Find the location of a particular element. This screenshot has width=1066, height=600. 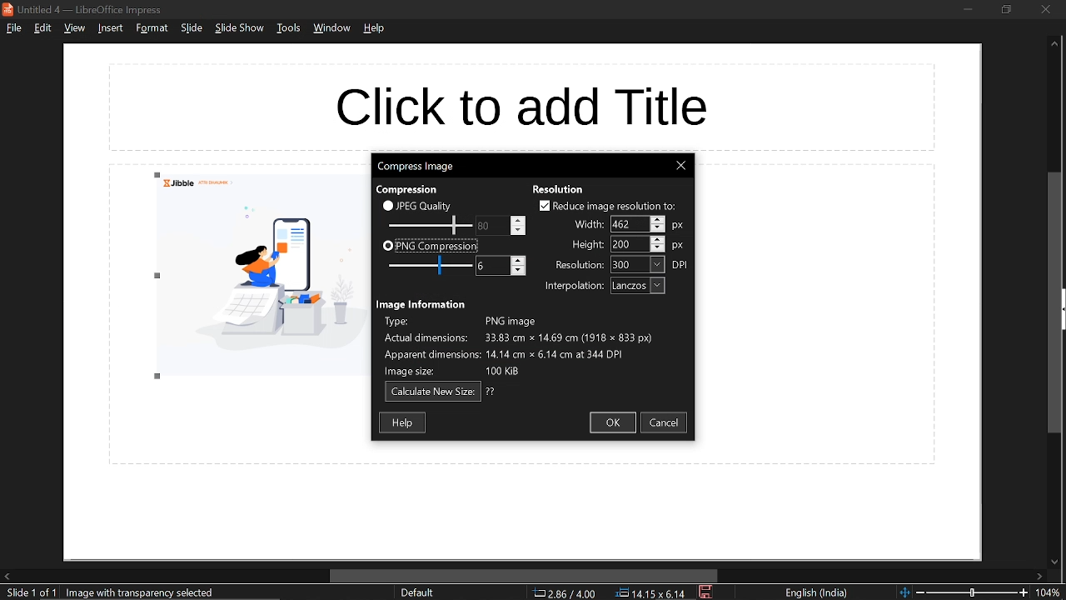

compression is located at coordinates (406, 190).